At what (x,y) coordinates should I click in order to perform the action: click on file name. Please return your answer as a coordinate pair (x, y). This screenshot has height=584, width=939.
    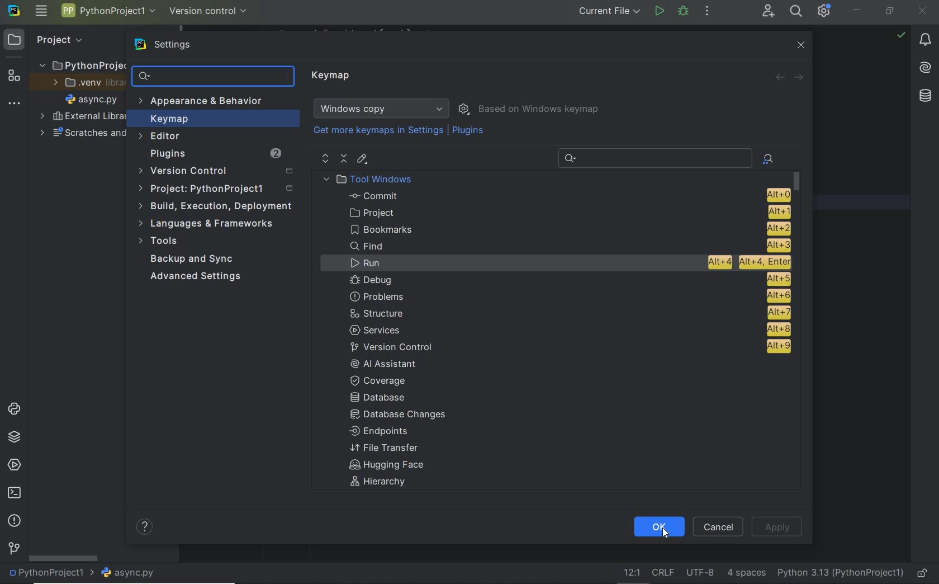
    Looking at the image, I should click on (128, 573).